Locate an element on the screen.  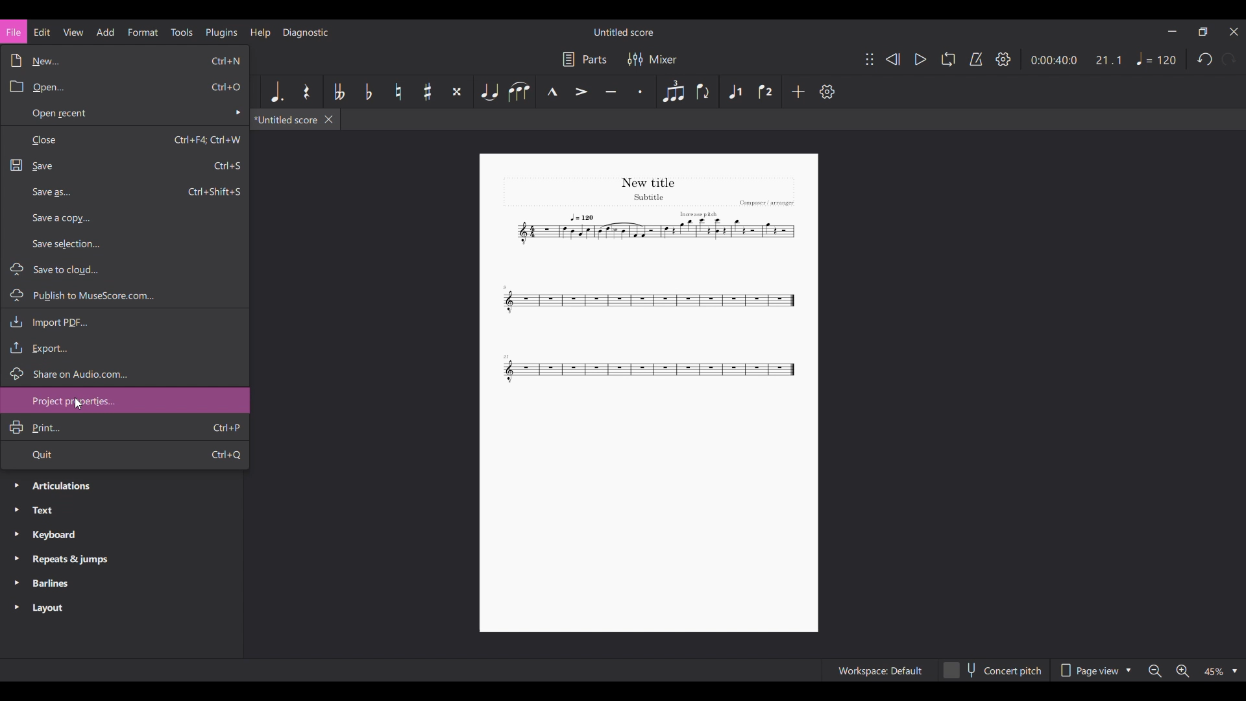
Parts settings is located at coordinates (585, 59).